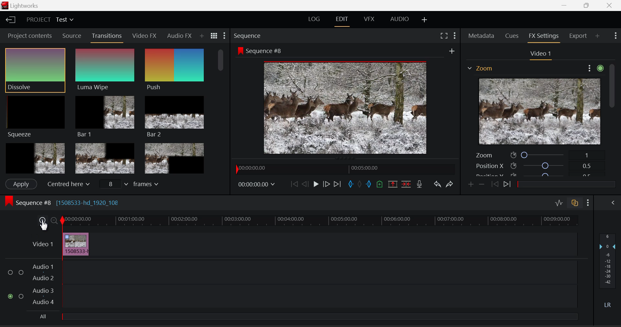  What do you see at coordinates (175, 70) in the screenshot?
I see `Push` at bounding box center [175, 70].